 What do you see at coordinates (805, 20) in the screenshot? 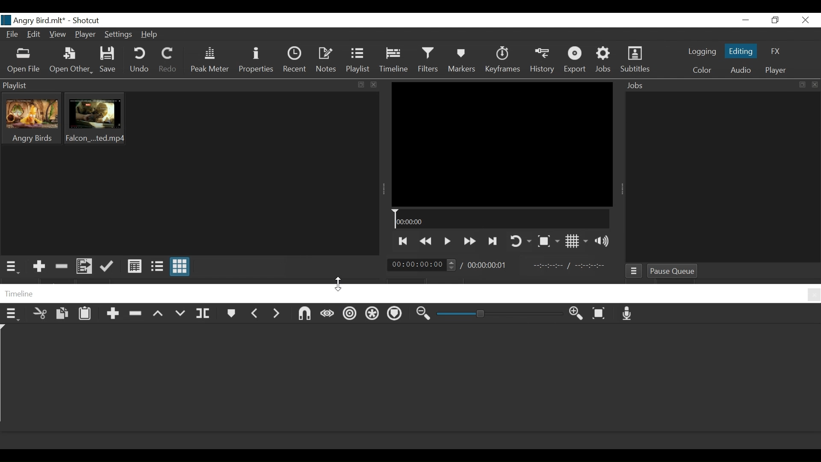
I see `Close` at bounding box center [805, 20].